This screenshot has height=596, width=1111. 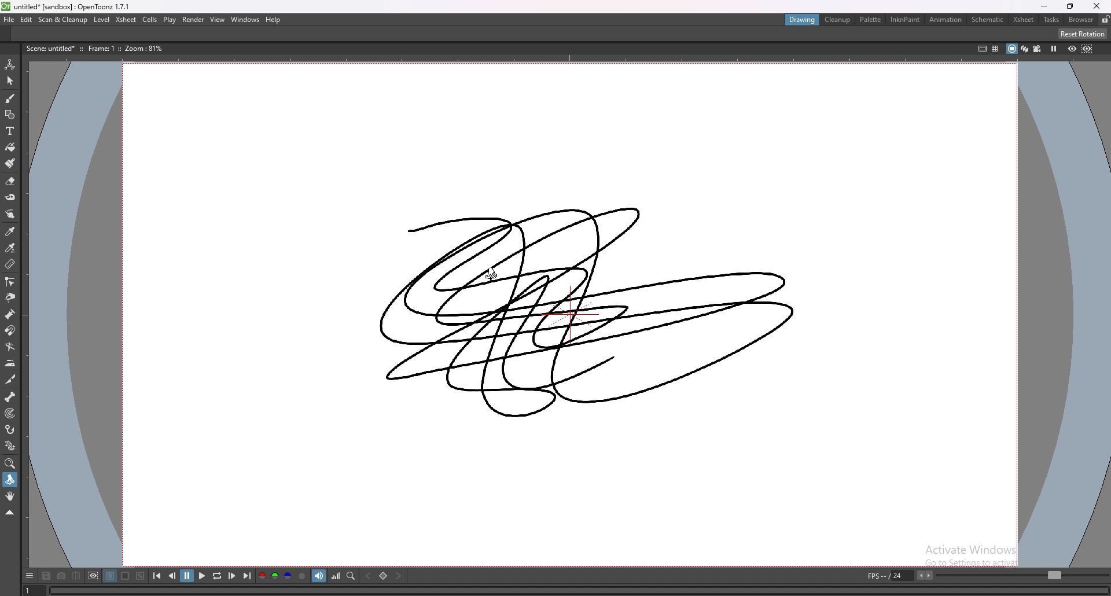 What do you see at coordinates (62, 20) in the screenshot?
I see `scan and cleanup` at bounding box center [62, 20].